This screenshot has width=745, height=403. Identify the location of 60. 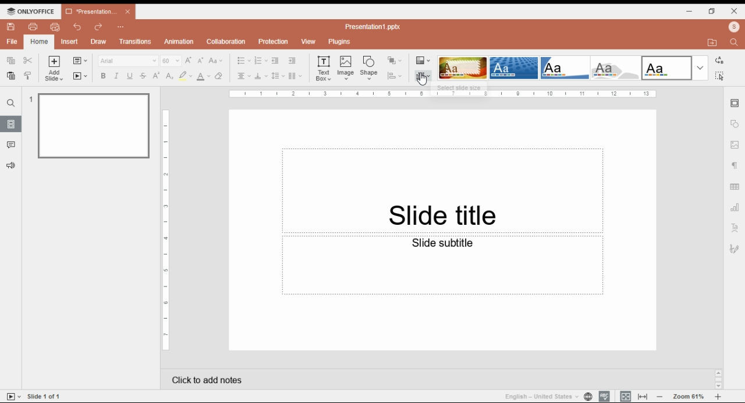
(171, 61).